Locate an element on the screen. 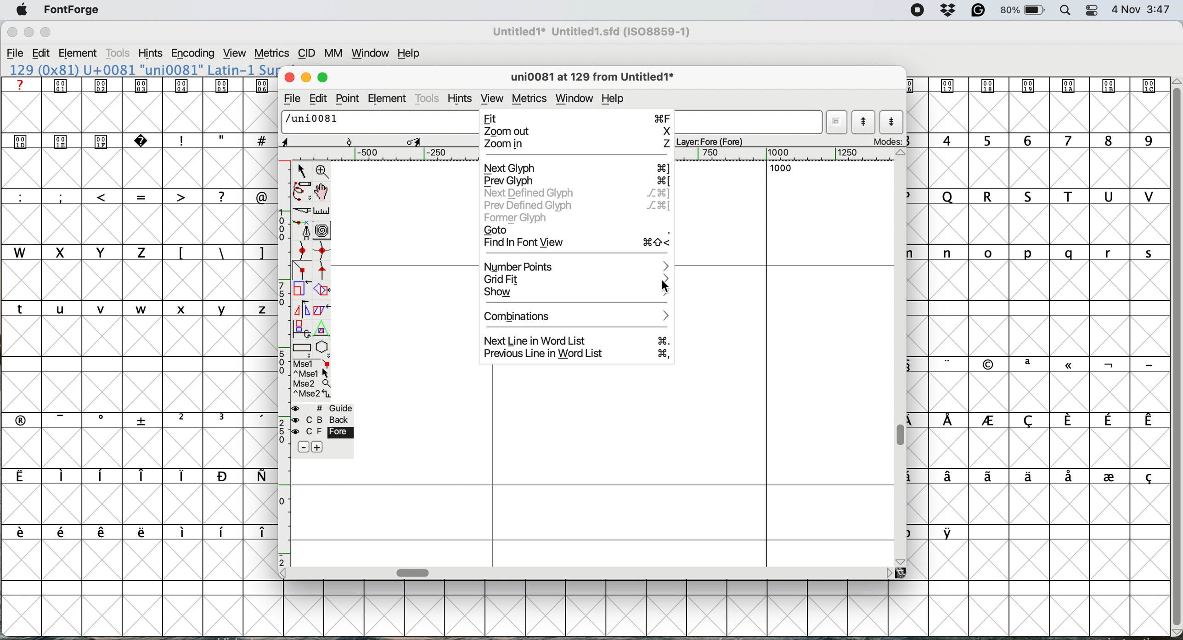  stars and polygons is located at coordinates (324, 349).